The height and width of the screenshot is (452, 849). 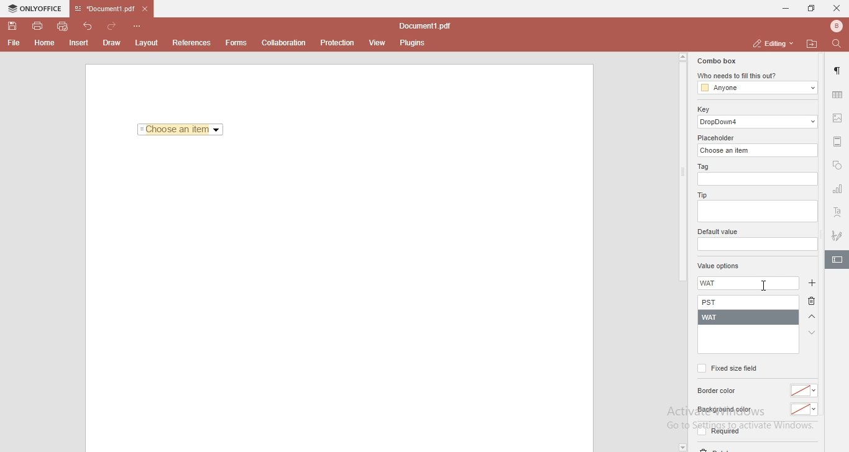 What do you see at coordinates (718, 138) in the screenshot?
I see `placeholder` at bounding box center [718, 138].